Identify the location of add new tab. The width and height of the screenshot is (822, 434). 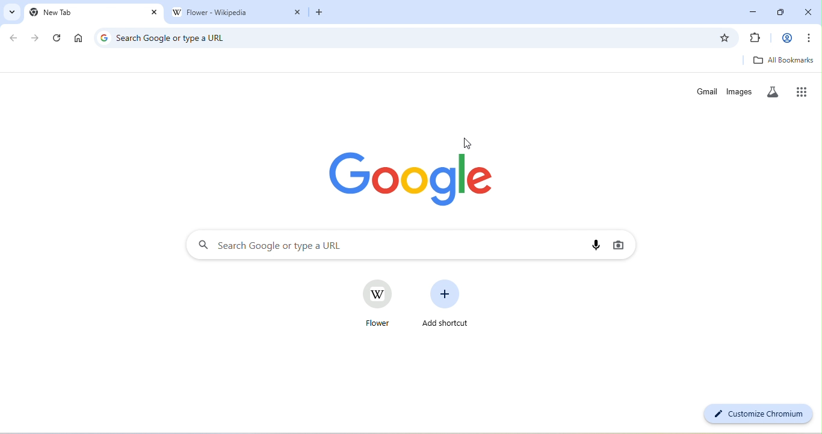
(319, 14).